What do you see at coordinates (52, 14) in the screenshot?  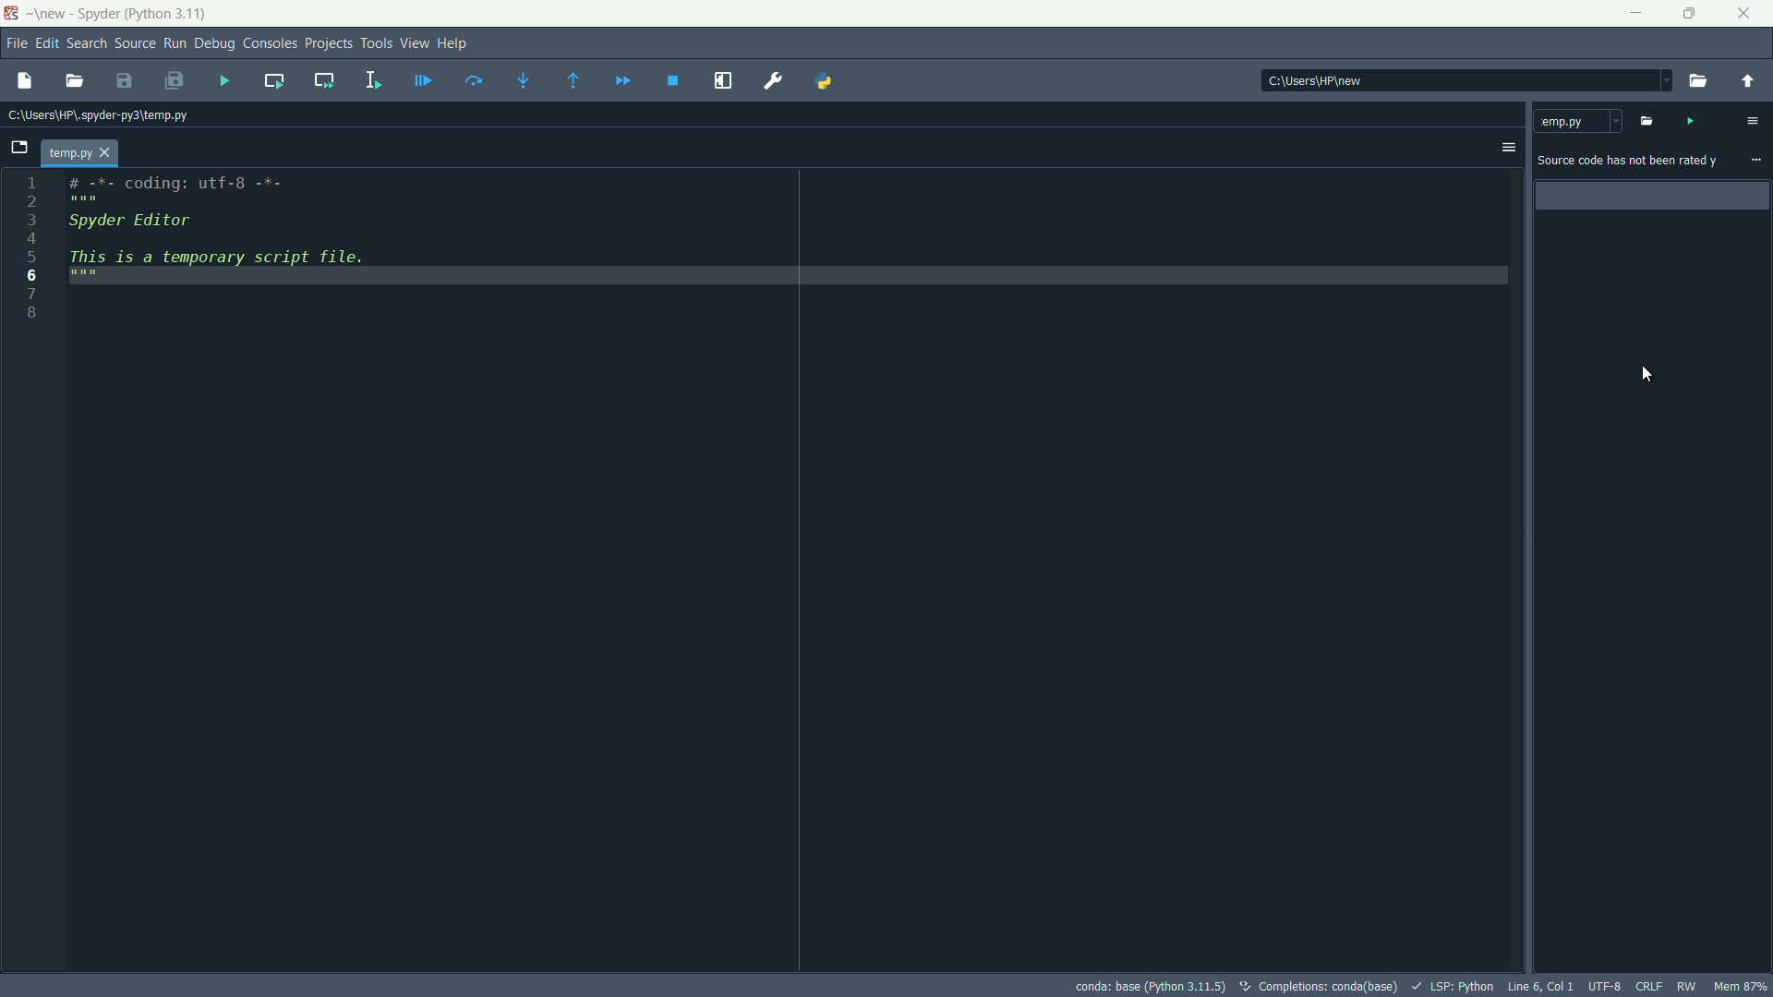 I see `new` at bounding box center [52, 14].